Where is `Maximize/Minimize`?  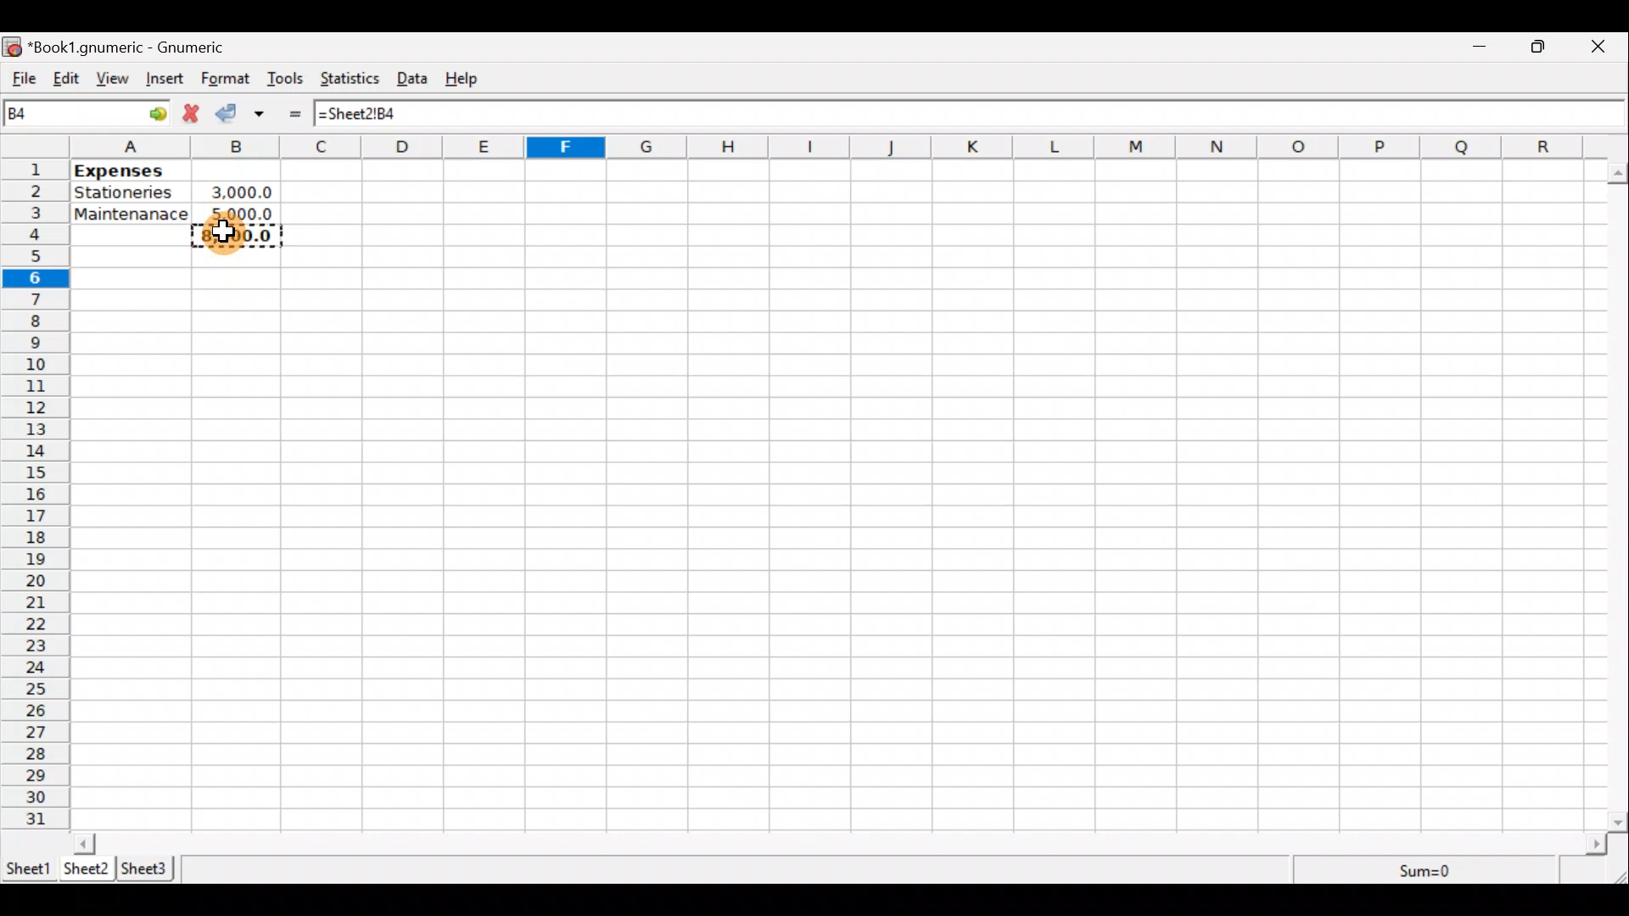 Maximize/Minimize is located at coordinates (1543, 47).